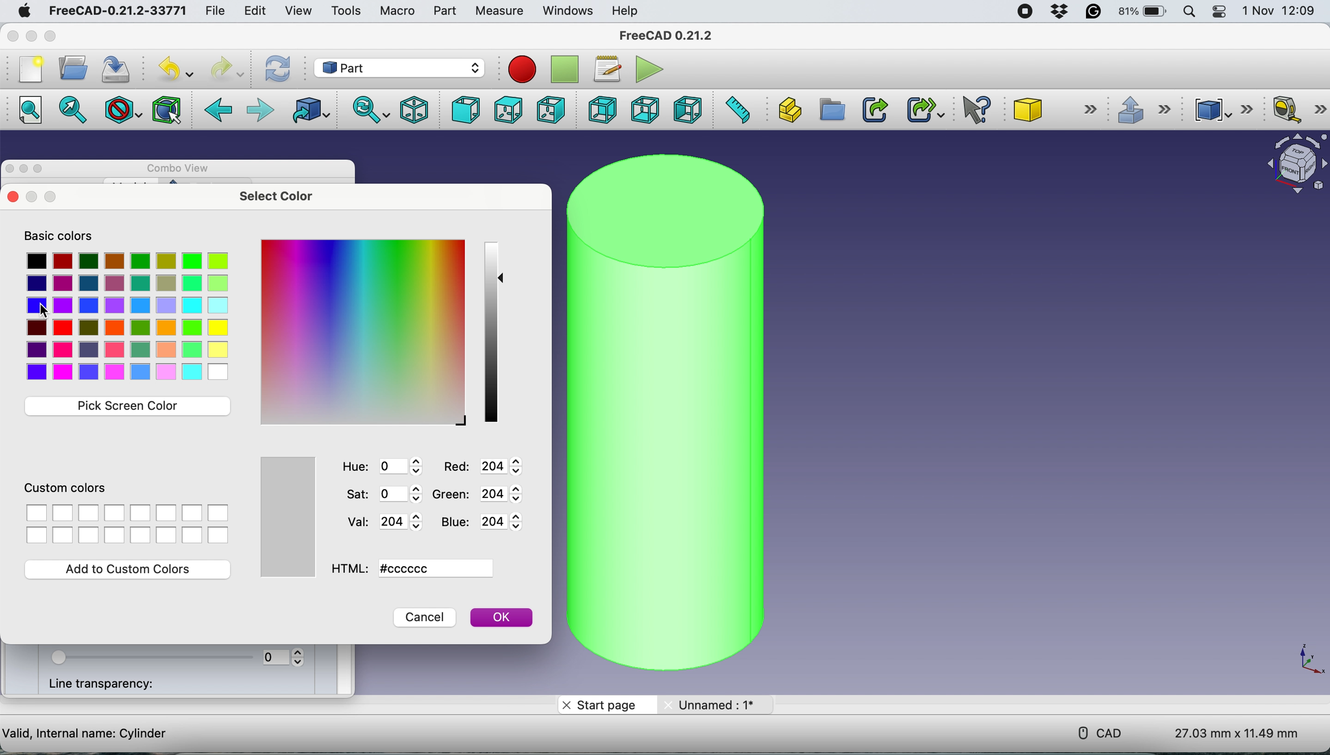 Image resolution: width=1330 pixels, height=755 pixels. Describe the element at coordinates (415, 568) in the screenshot. I see `html` at that location.